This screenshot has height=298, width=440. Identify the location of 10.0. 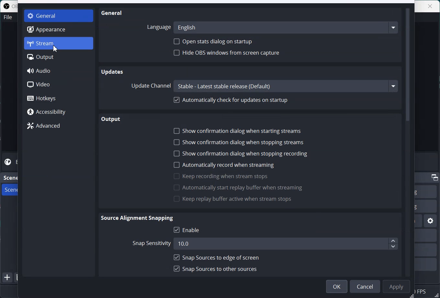
(287, 243).